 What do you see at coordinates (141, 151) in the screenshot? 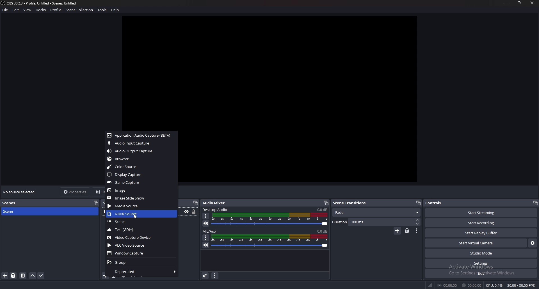
I see `audio output capture` at bounding box center [141, 151].